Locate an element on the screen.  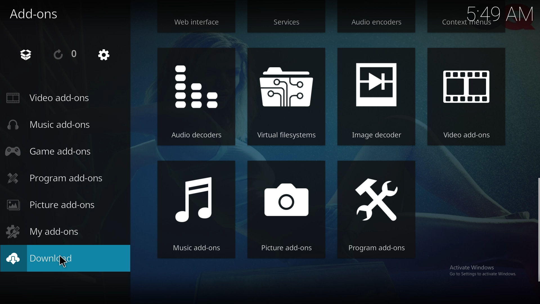
image decoder is located at coordinates (377, 97).